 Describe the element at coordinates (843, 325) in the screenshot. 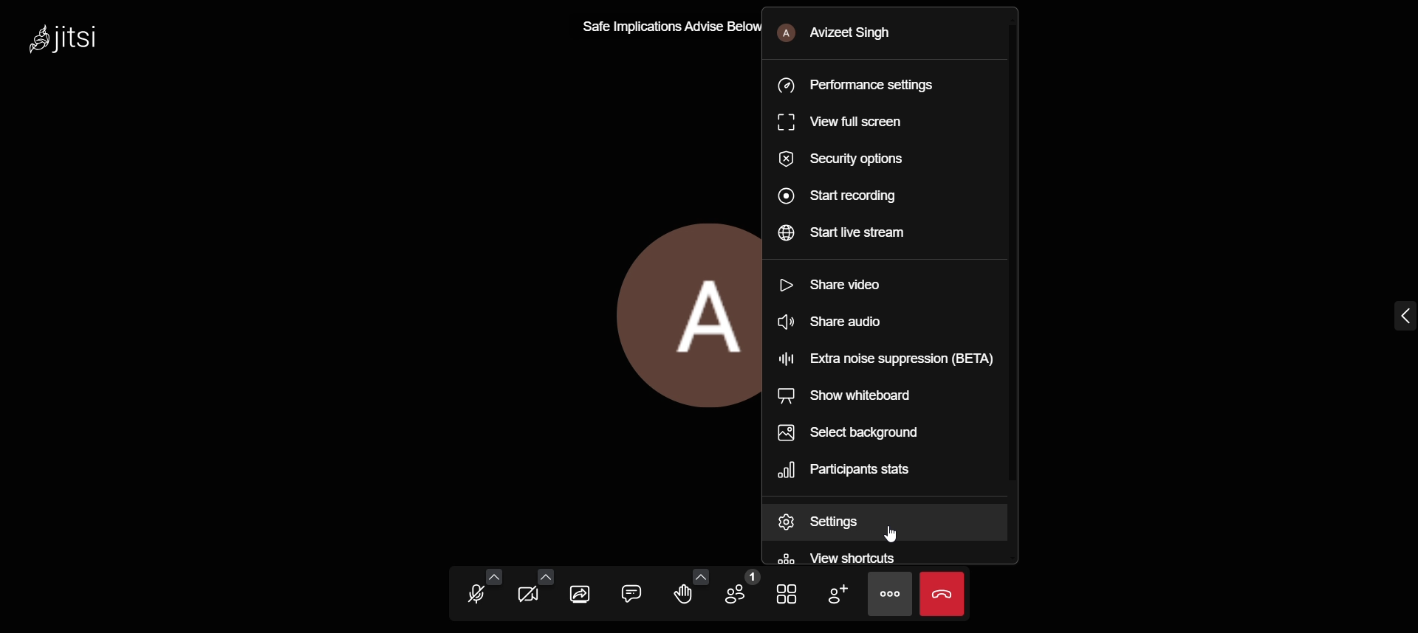

I see `share audio` at that location.